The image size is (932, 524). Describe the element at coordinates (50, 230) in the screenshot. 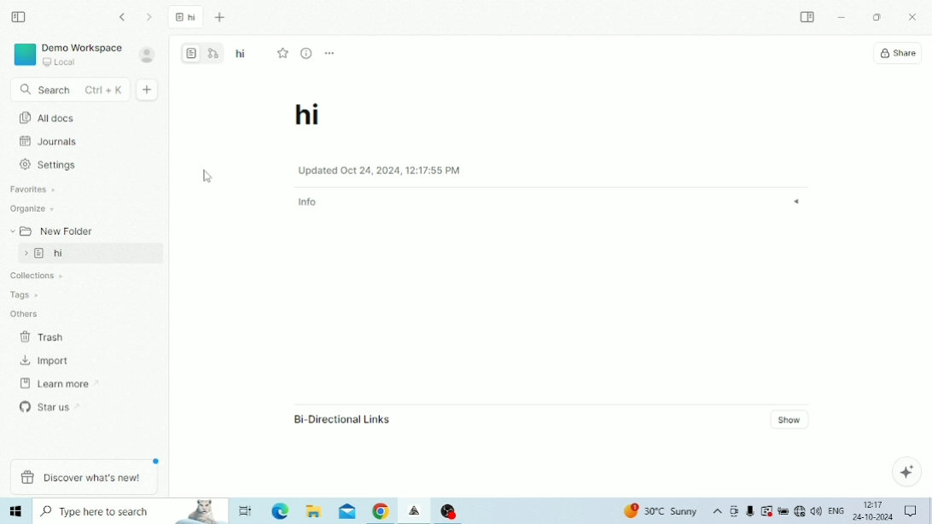

I see `New Folder` at that location.